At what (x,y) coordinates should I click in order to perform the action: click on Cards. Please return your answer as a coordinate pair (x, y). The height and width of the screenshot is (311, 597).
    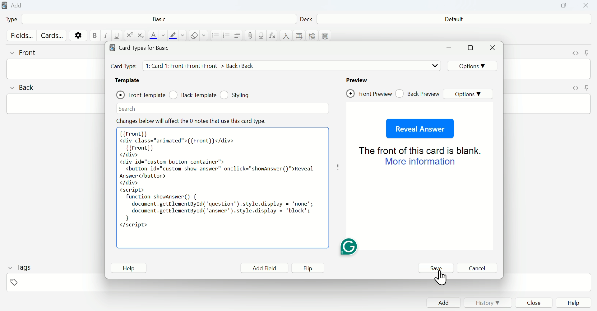
    Looking at the image, I should click on (52, 35).